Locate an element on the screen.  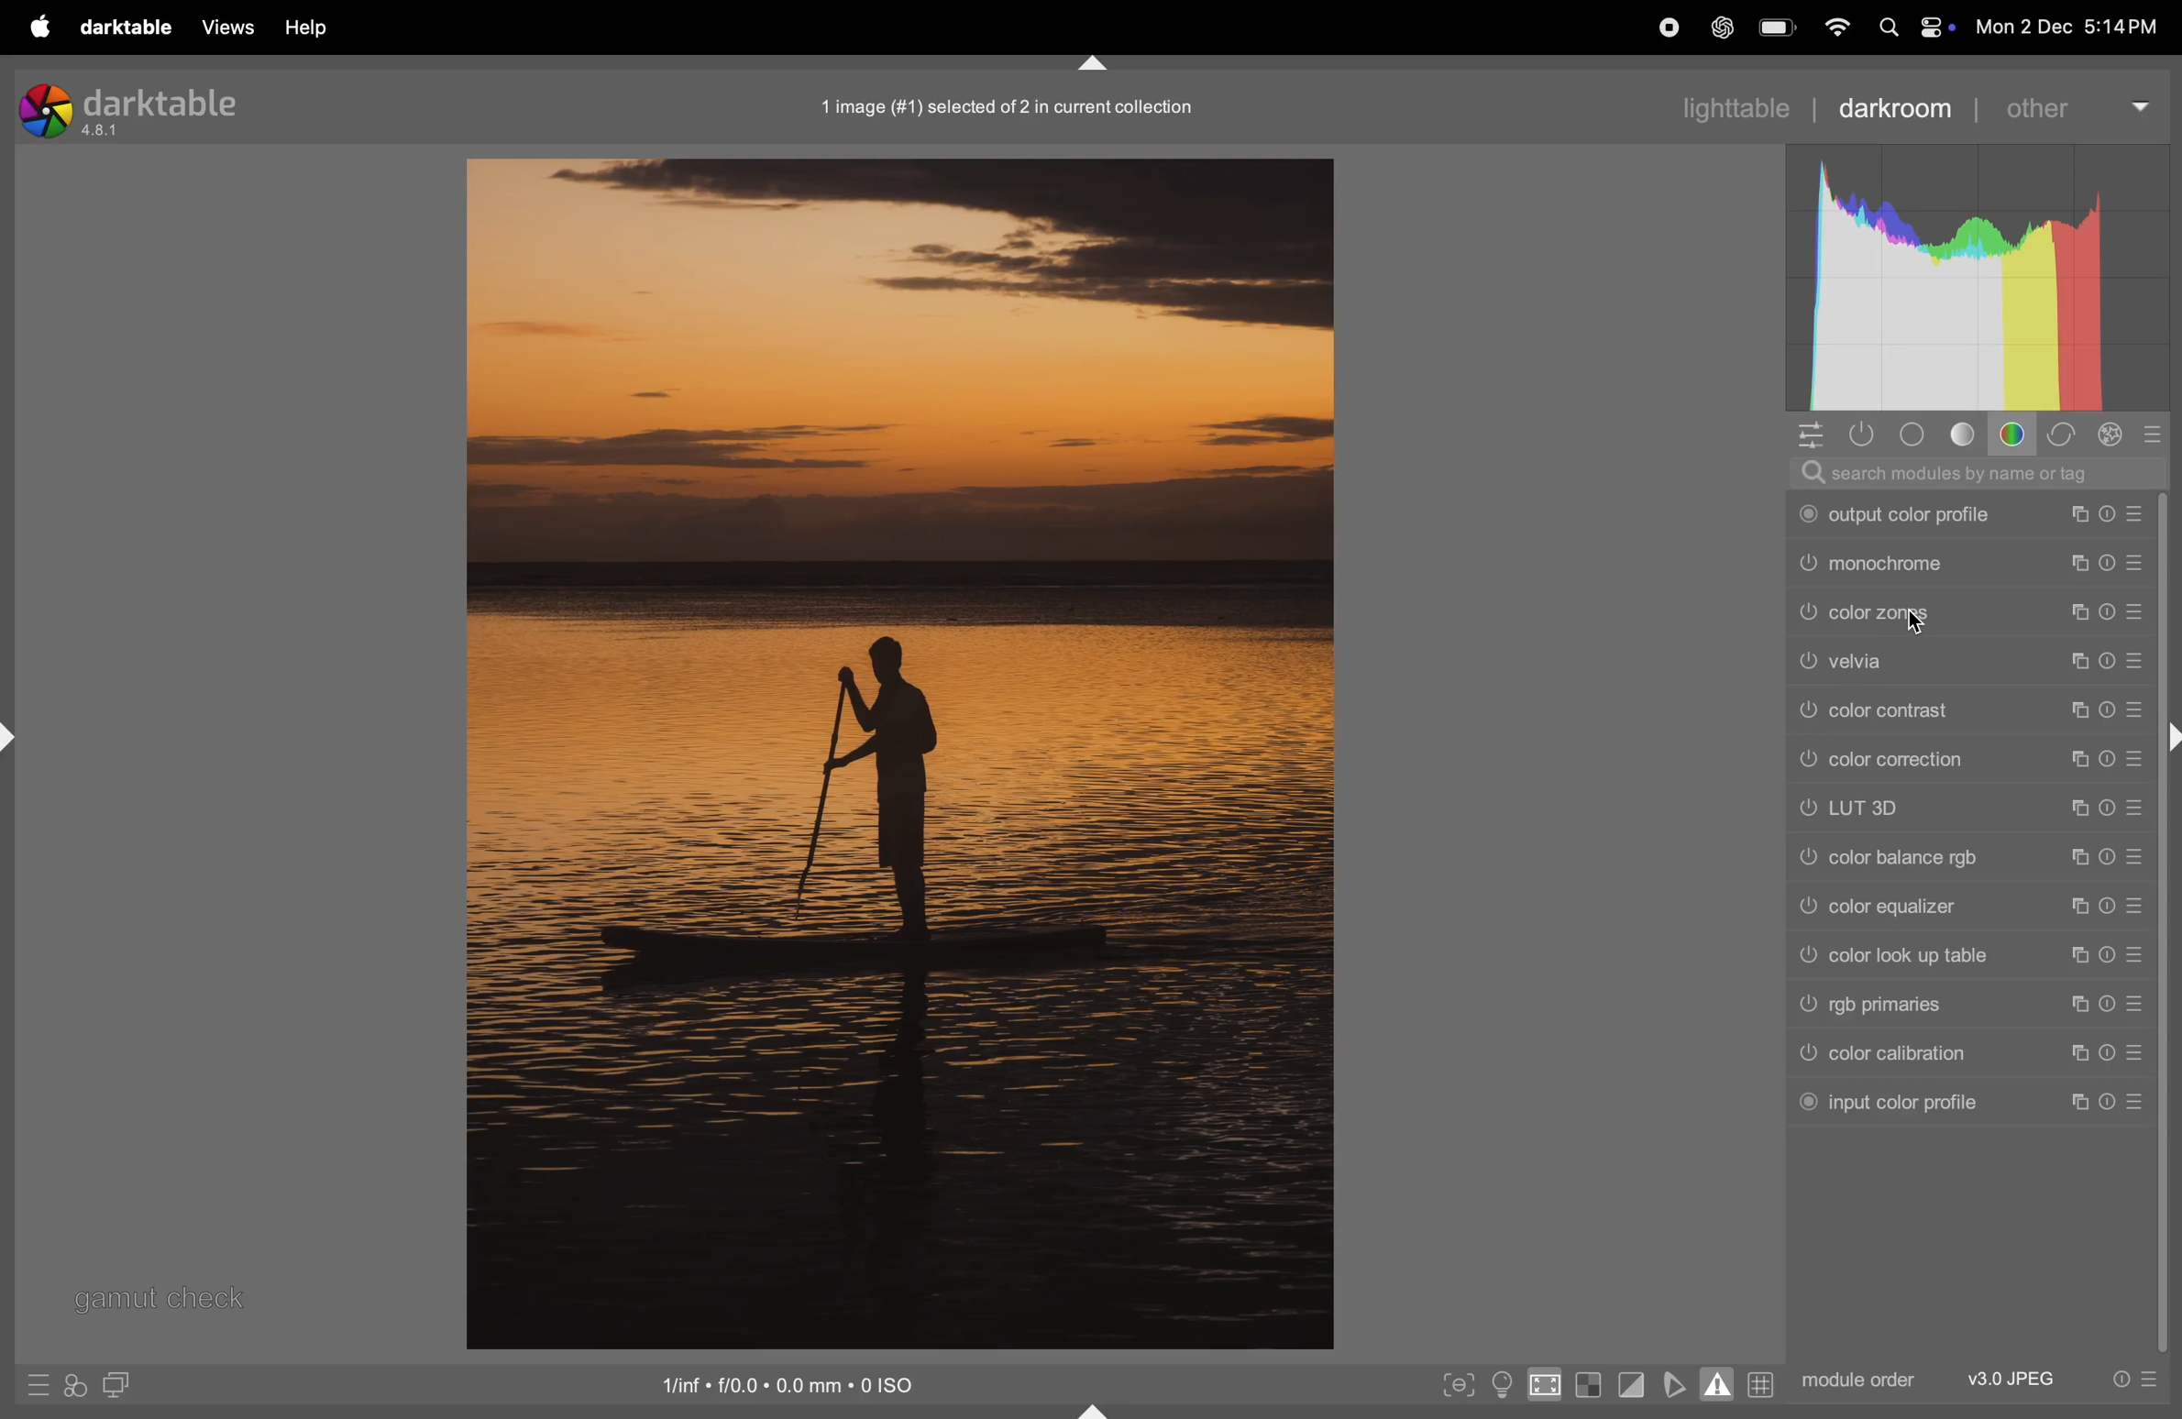
Timer is located at coordinates (2102, 514).